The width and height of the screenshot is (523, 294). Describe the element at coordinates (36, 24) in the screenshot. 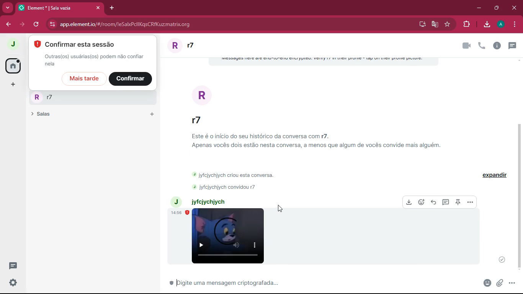

I see `refresh` at that location.